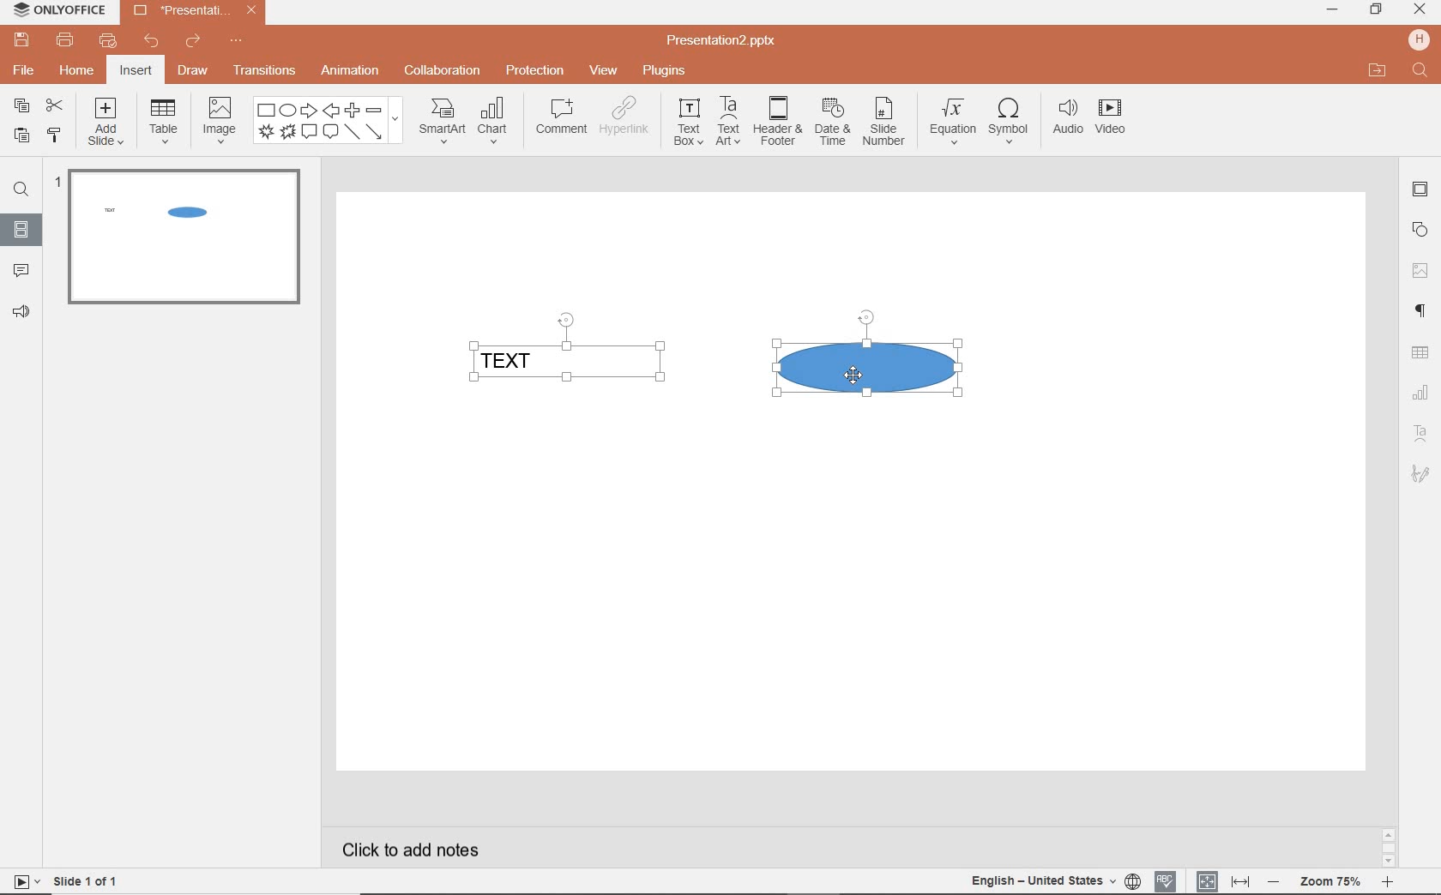 Image resolution: width=1441 pixels, height=895 pixels. I want to click on customize quick print, so click(106, 41).